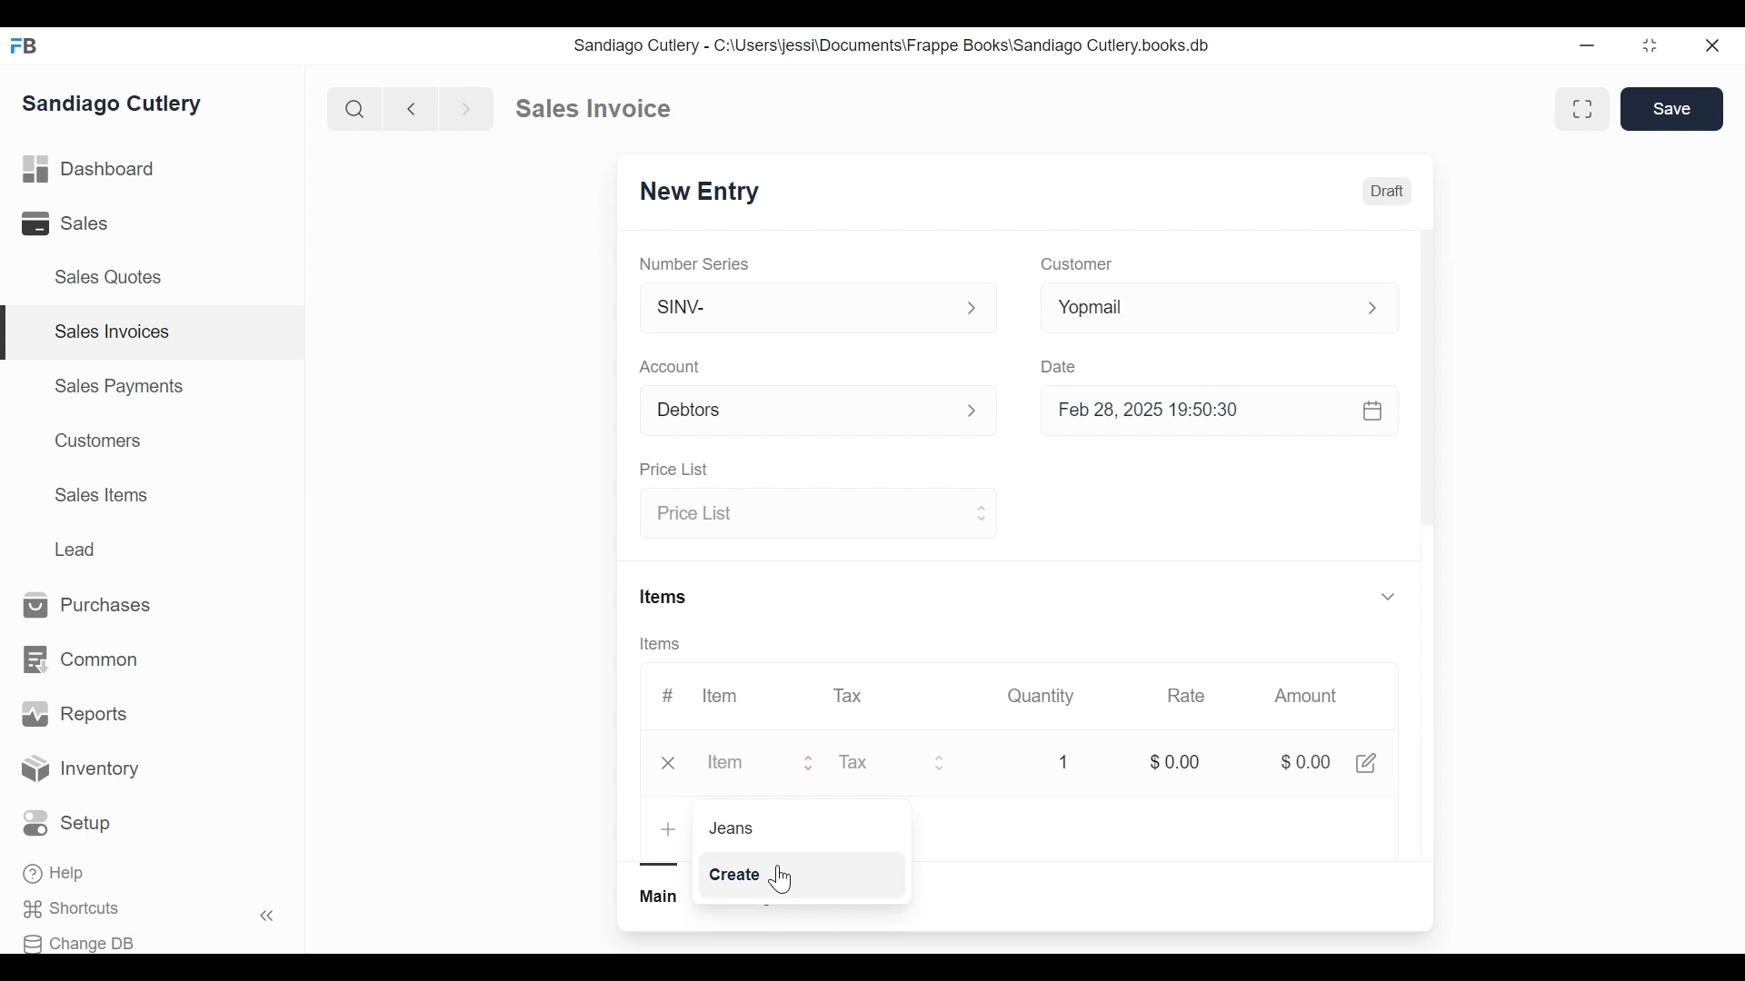 This screenshot has width=1745, height=981. What do you see at coordinates (25, 45) in the screenshot?
I see `FB logo` at bounding box center [25, 45].